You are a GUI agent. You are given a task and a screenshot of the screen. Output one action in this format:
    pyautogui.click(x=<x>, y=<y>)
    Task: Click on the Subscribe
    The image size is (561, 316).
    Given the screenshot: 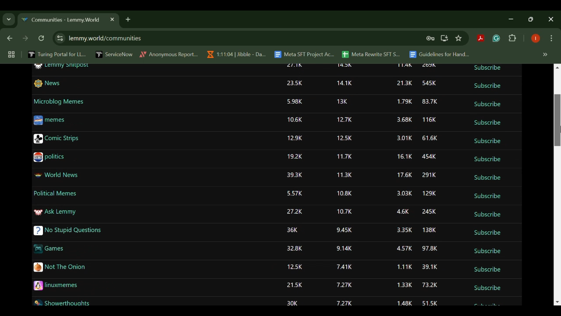 What is the action you would take?
    pyautogui.click(x=486, y=123)
    